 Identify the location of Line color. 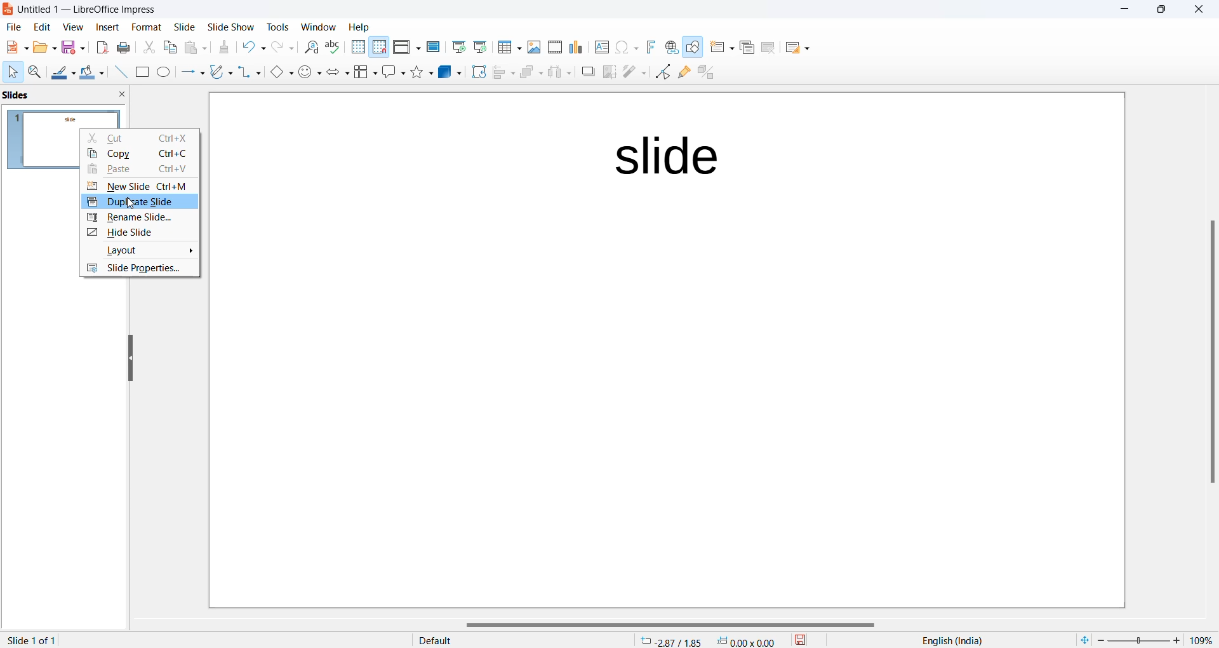
(62, 71).